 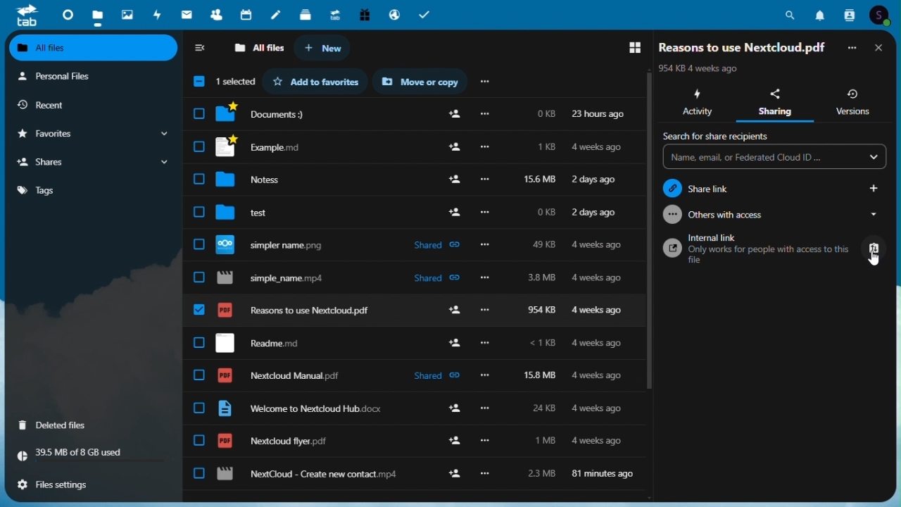 What do you see at coordinates (543, 472) in the screenshot?
I see `2.3 mb` at bounding box center [543, 472].